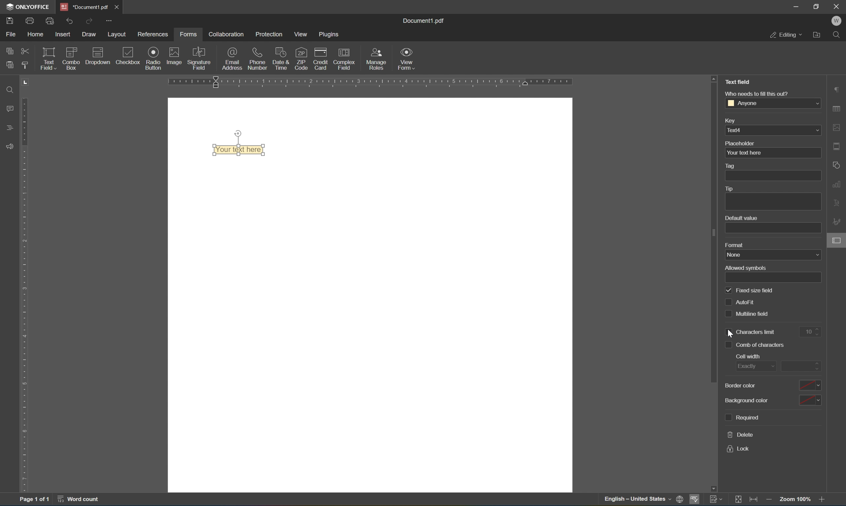  I want to click on key, so click(732, 120).